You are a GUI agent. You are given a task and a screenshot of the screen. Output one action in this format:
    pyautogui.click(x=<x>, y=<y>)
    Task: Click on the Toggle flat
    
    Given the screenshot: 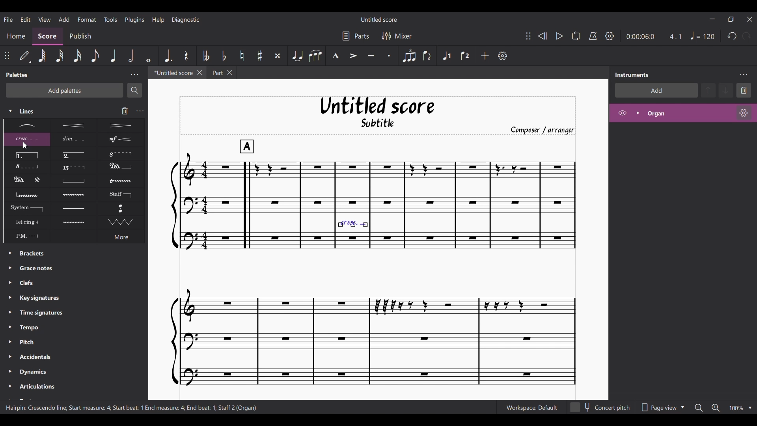 What is the action you would take?
    pyautogui.click(x=224, y=56)
    